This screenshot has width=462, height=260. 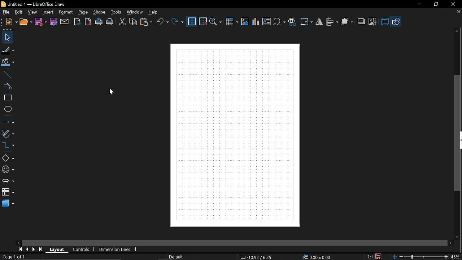 I want to click on Fill line, so click(x=8, y=50).